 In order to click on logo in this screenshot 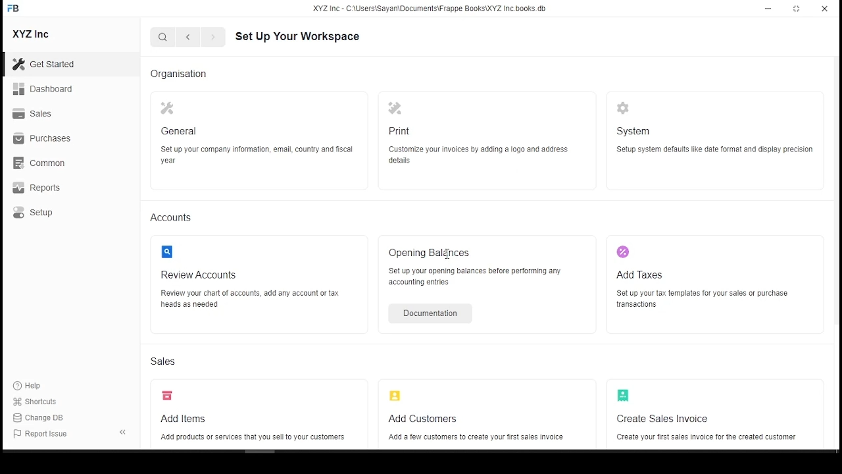, I will do `click(168, 396)`.